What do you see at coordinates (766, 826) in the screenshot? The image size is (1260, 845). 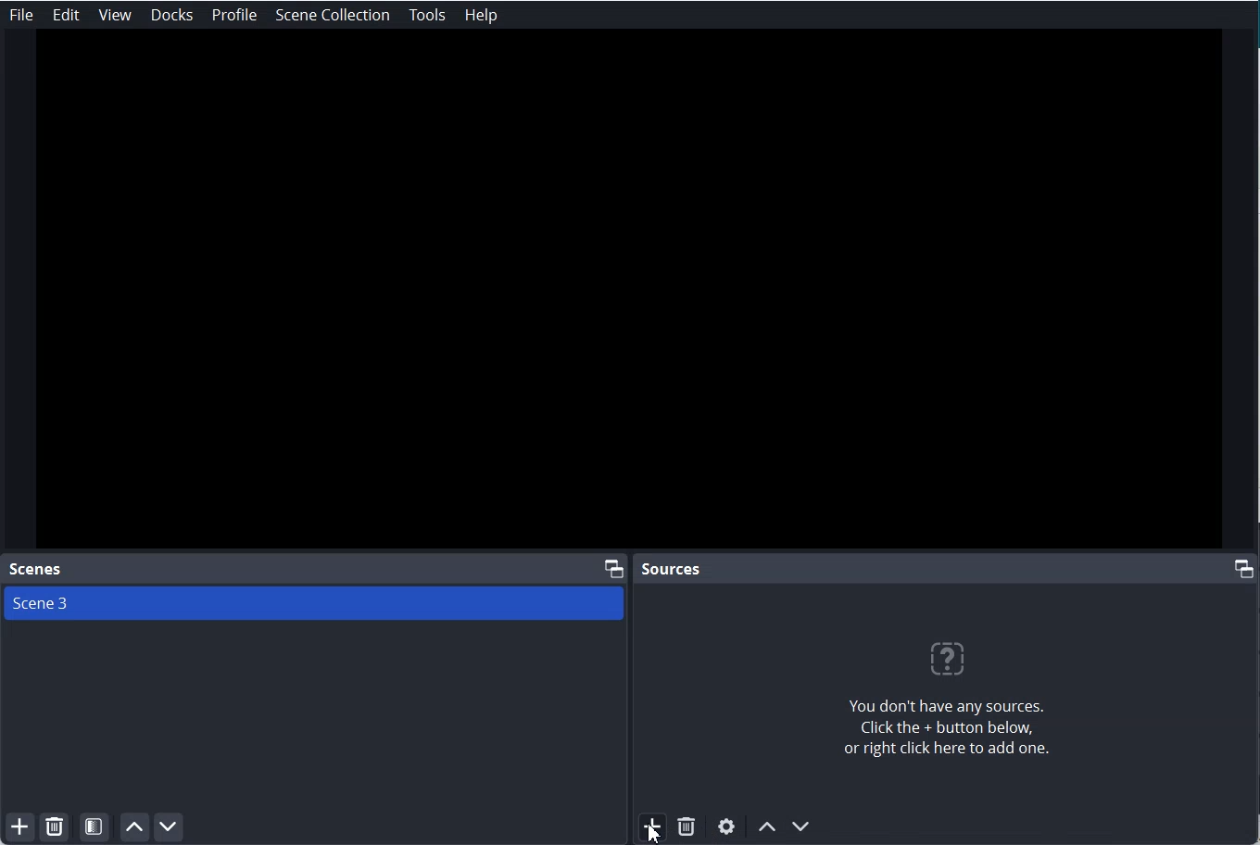 I see `Move Source up` at bounding box center [766, 826].